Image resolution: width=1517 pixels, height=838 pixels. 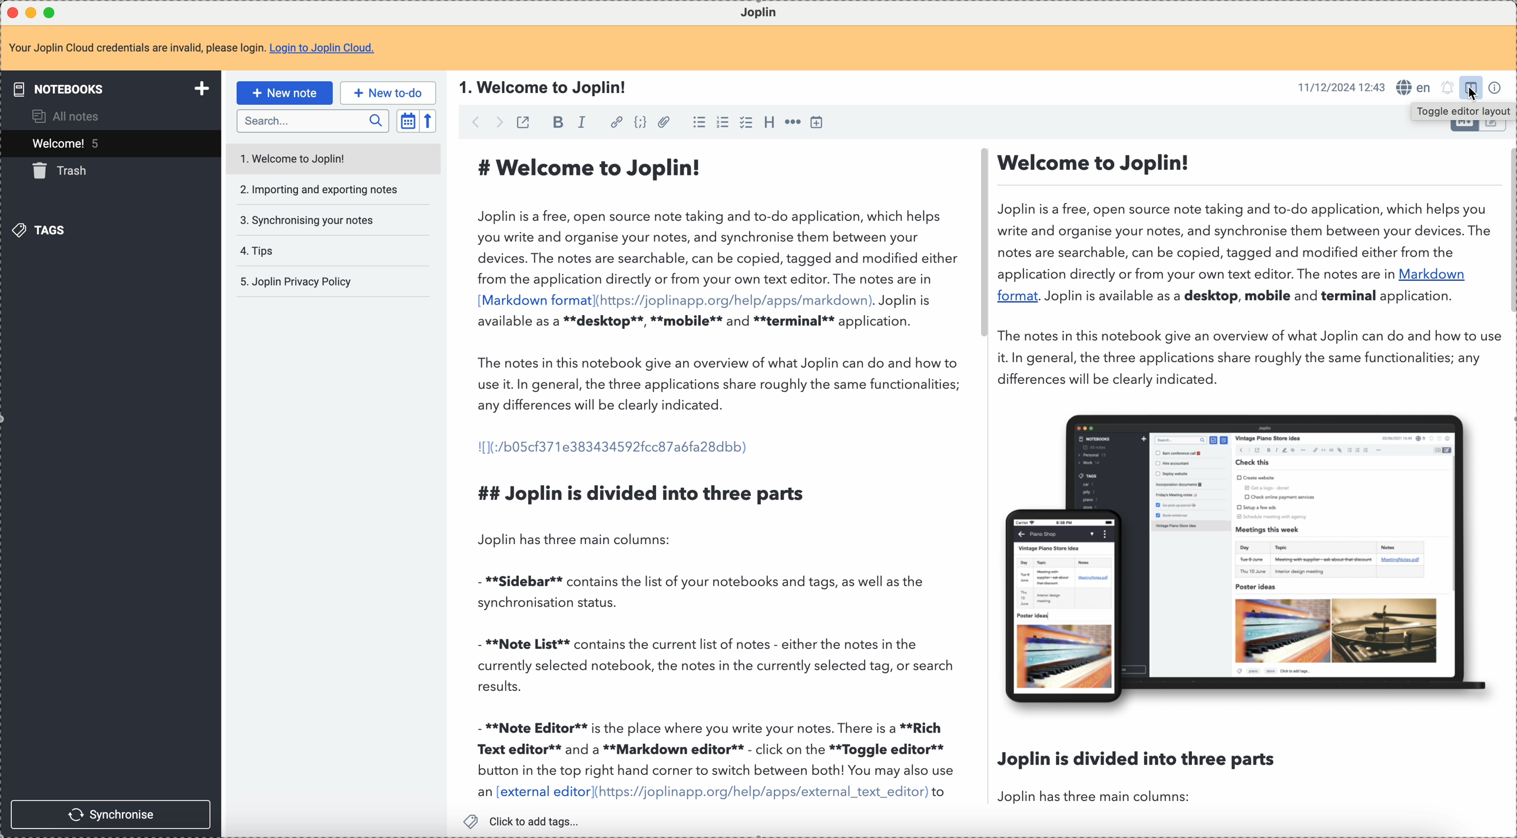 I want to click on Joplin is divided into three parts, so click(x=1139, y=756).